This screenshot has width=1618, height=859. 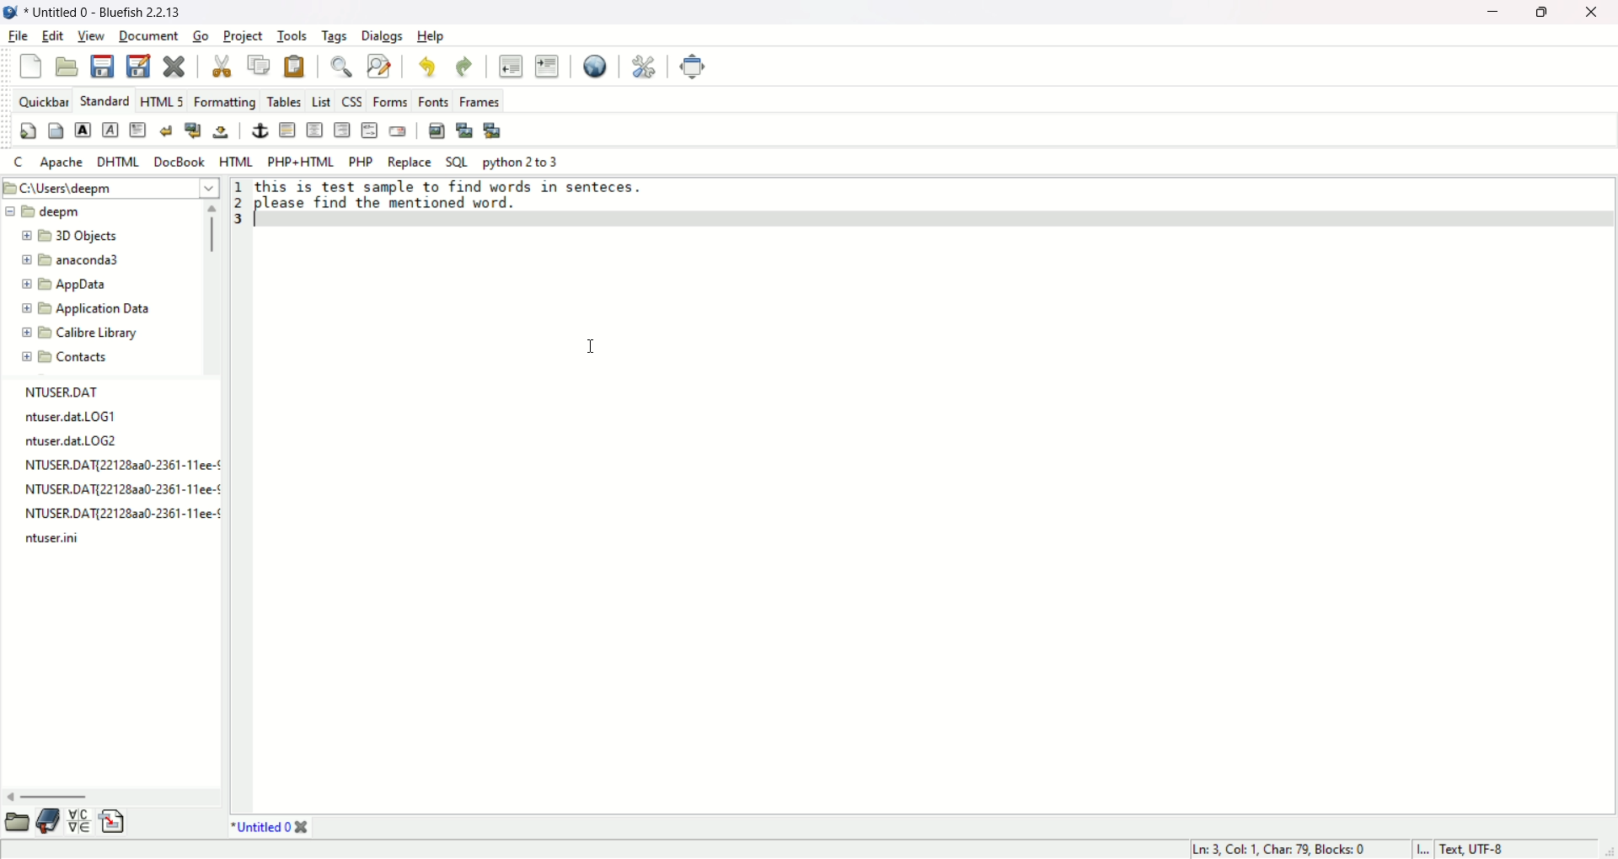 I want to click on test sample to find words in sentences, please find the mentioned word, so click(x=449, y=194).